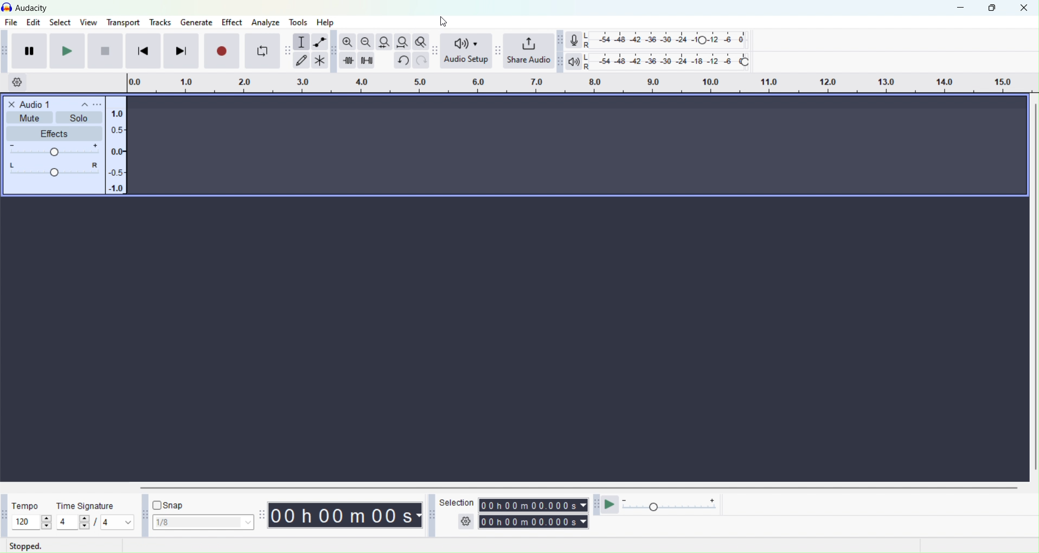 Image resolution: width=1039 pixels, height=553 pixels. Describe the element at coordinates (561, 39) in the screenshot. I see `Audacity recording meter toolbar` at that location.